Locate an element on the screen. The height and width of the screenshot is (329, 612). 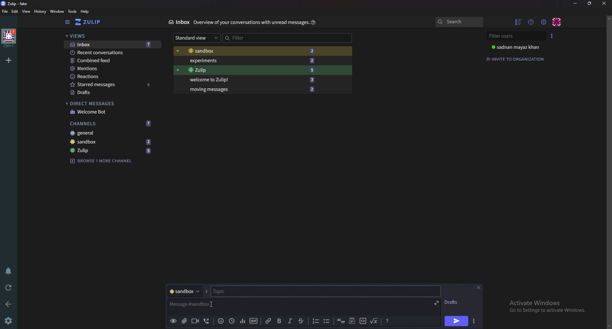
close is located at coordinates (604, 3).